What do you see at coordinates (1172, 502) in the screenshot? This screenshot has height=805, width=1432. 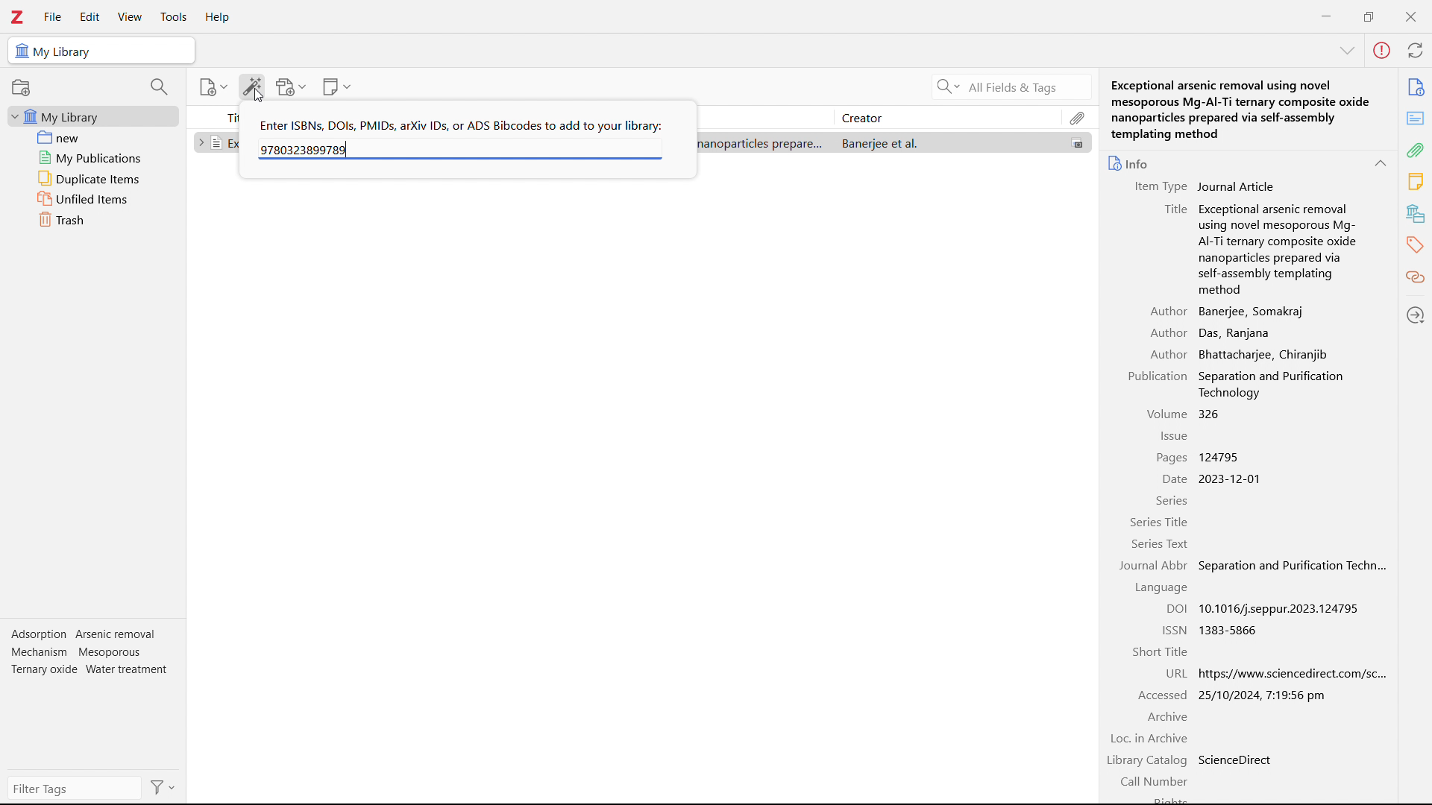 I see `Series` at bounding box center [1172, 502].